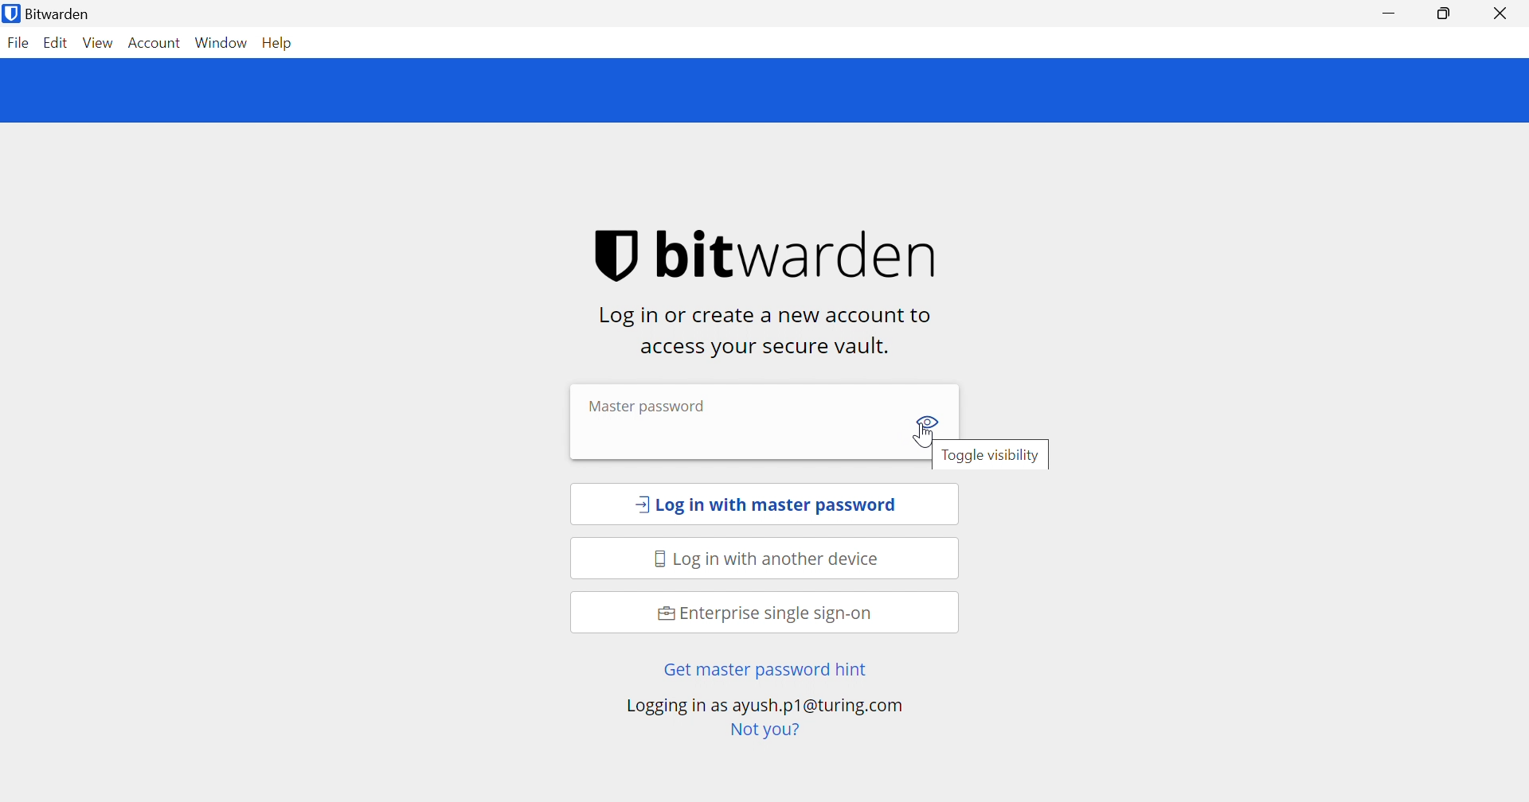 The image size is (1529, 802). Describe the element at coordinates (775, 255) in the screenshot. I see `bitwarden` at that location.